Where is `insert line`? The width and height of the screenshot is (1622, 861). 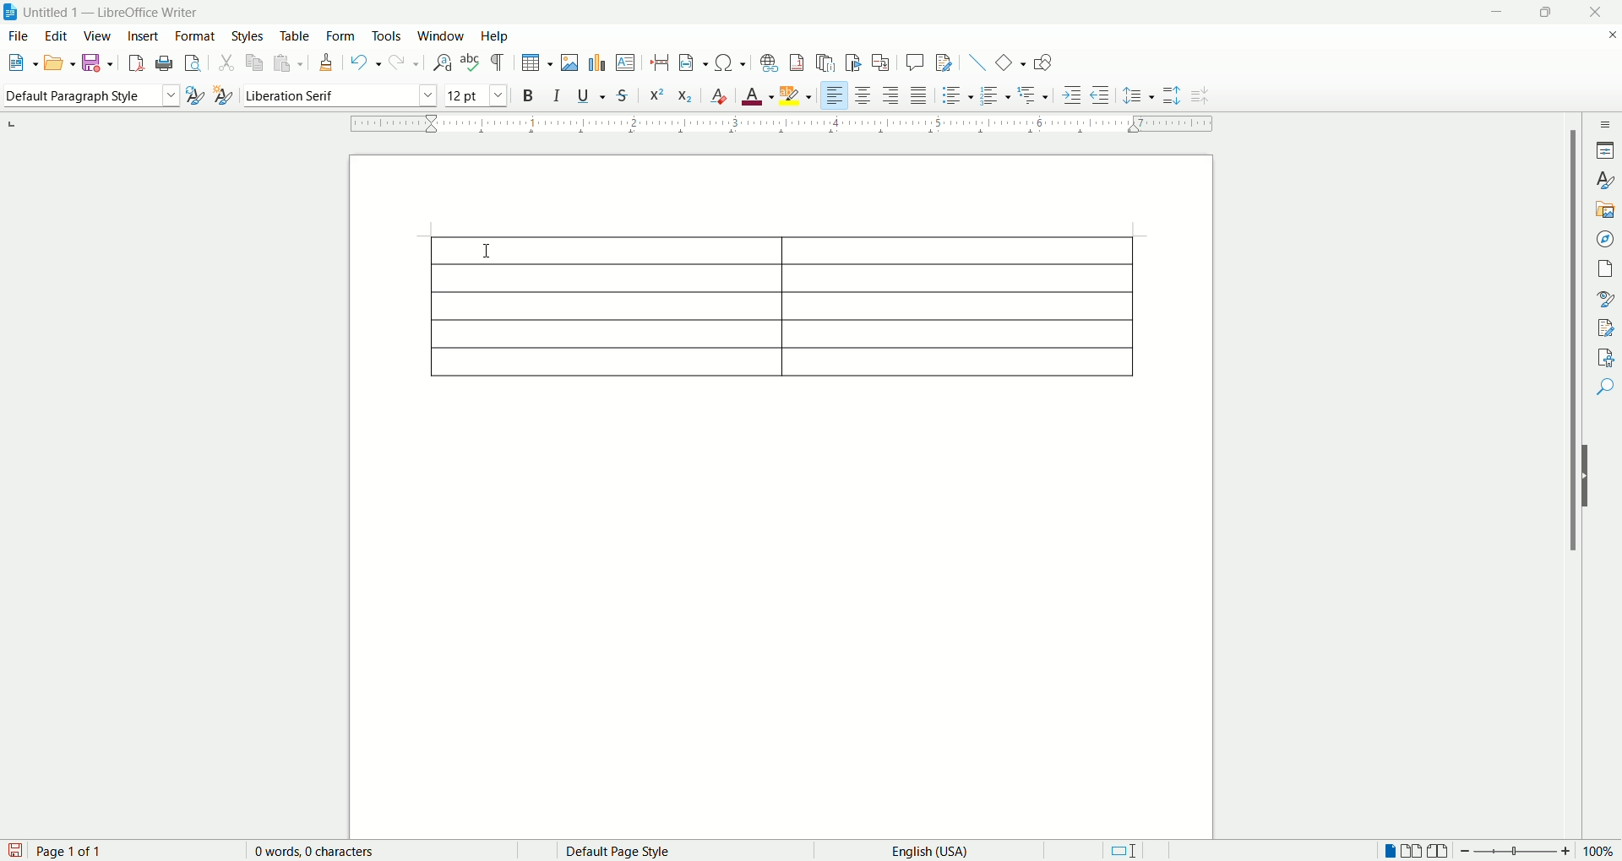 insert line is located at coordinates (977, 62).